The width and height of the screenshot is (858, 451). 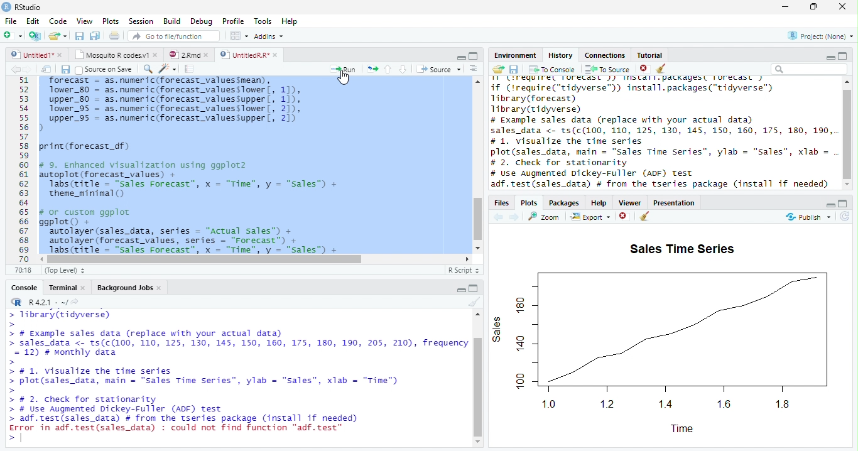 I want to click on Print, so click(x=114, y=36).